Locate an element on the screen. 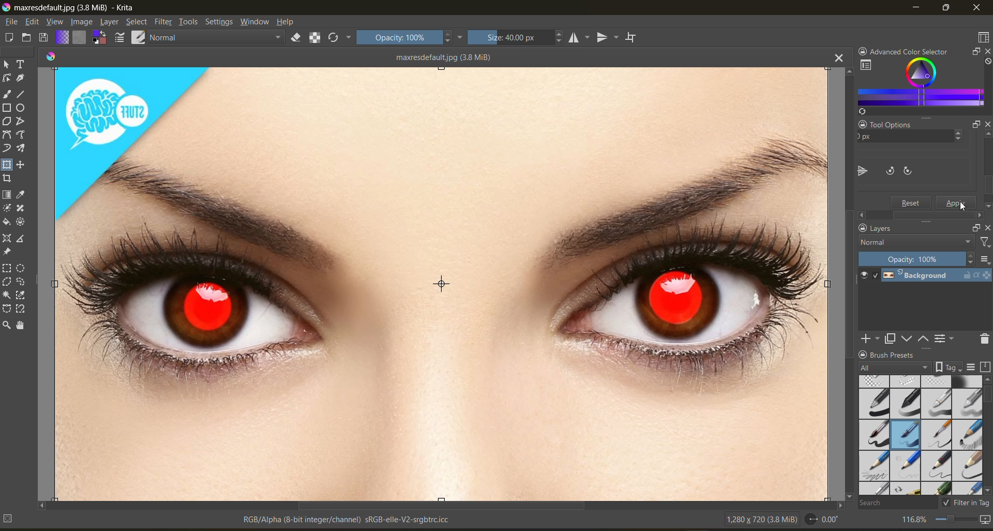 The image size is (993, 531). tool is located at coordinates (21, 326).